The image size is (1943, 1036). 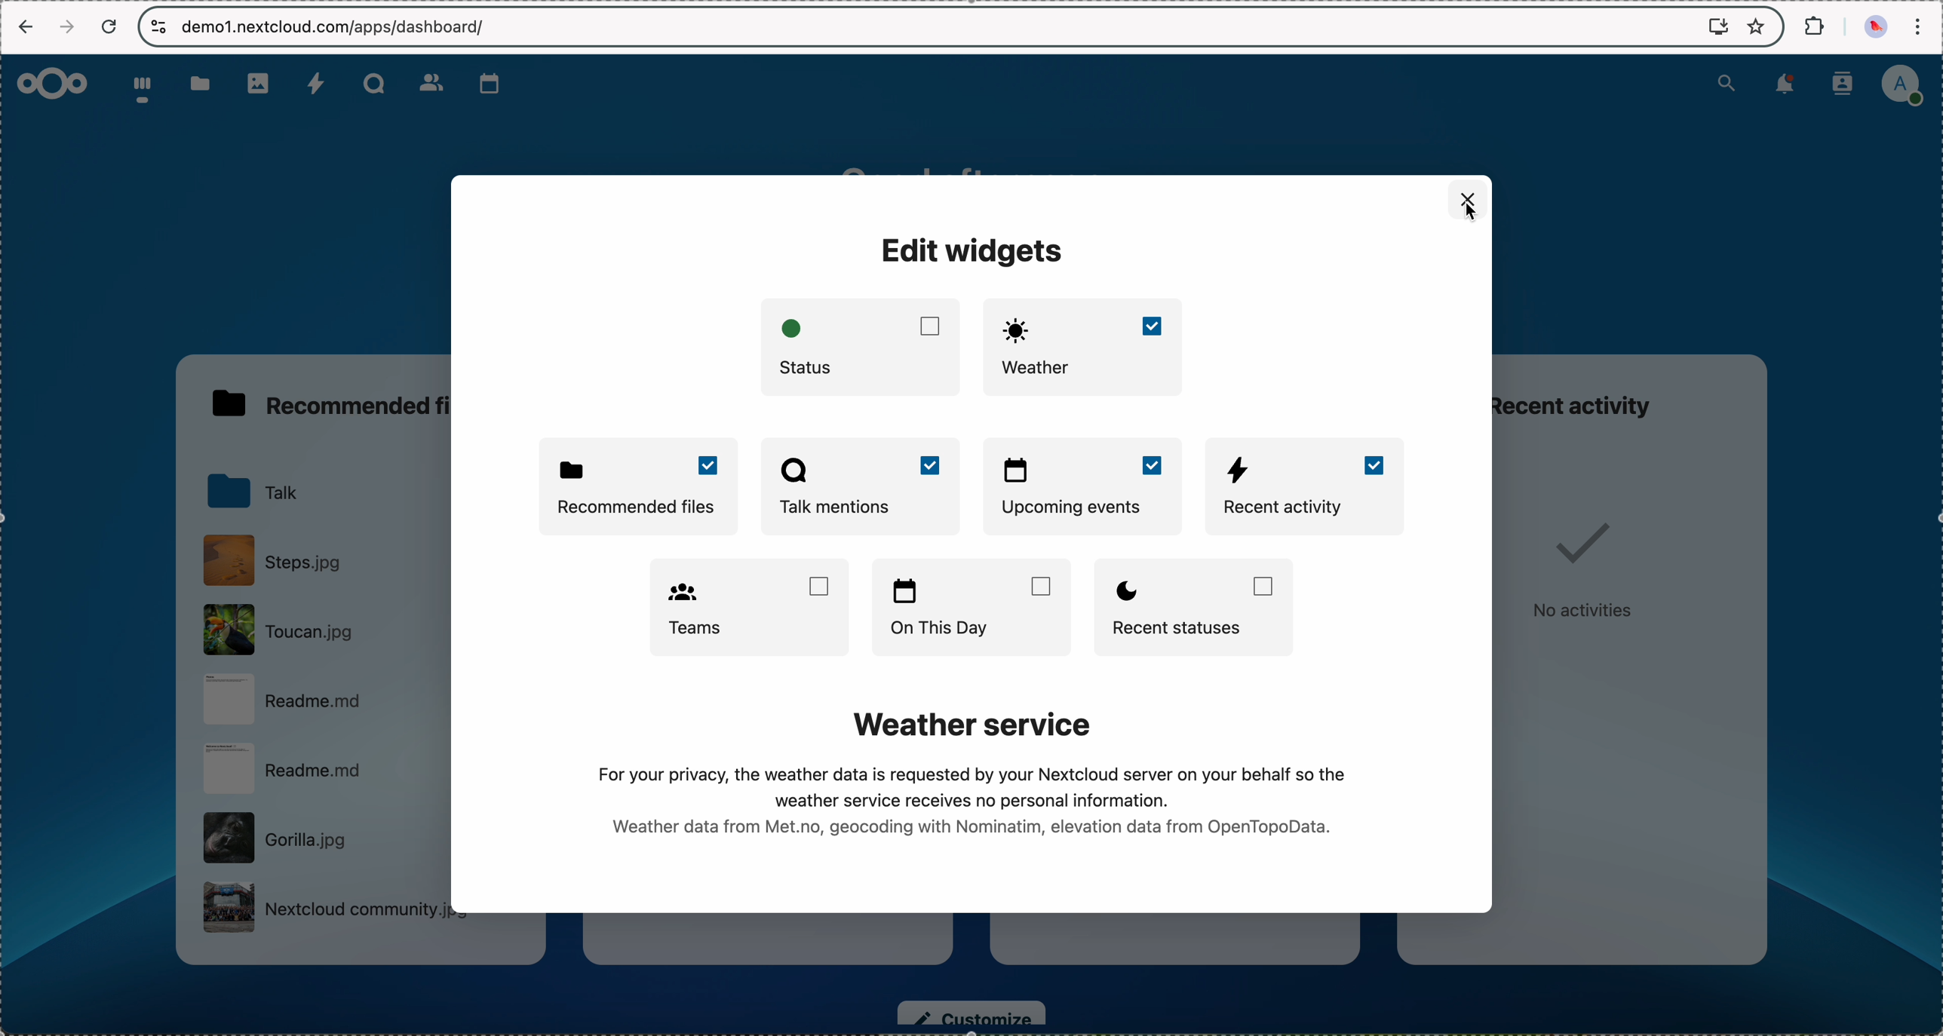 What do you see at coordinates (1083, 345) in the screenshot?
I see `click on weather` at bounding box center [1083, 345].